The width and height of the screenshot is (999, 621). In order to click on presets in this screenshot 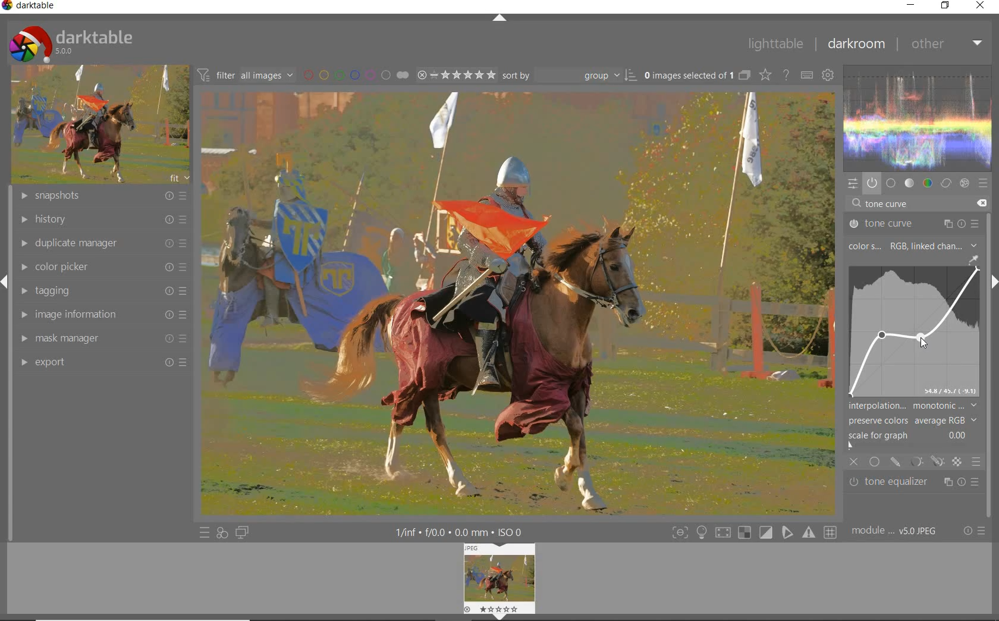, I will do `click(984, 184)`.